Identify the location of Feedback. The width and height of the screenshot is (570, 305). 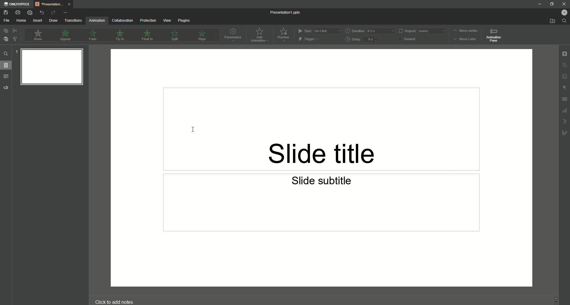
(6, 88).